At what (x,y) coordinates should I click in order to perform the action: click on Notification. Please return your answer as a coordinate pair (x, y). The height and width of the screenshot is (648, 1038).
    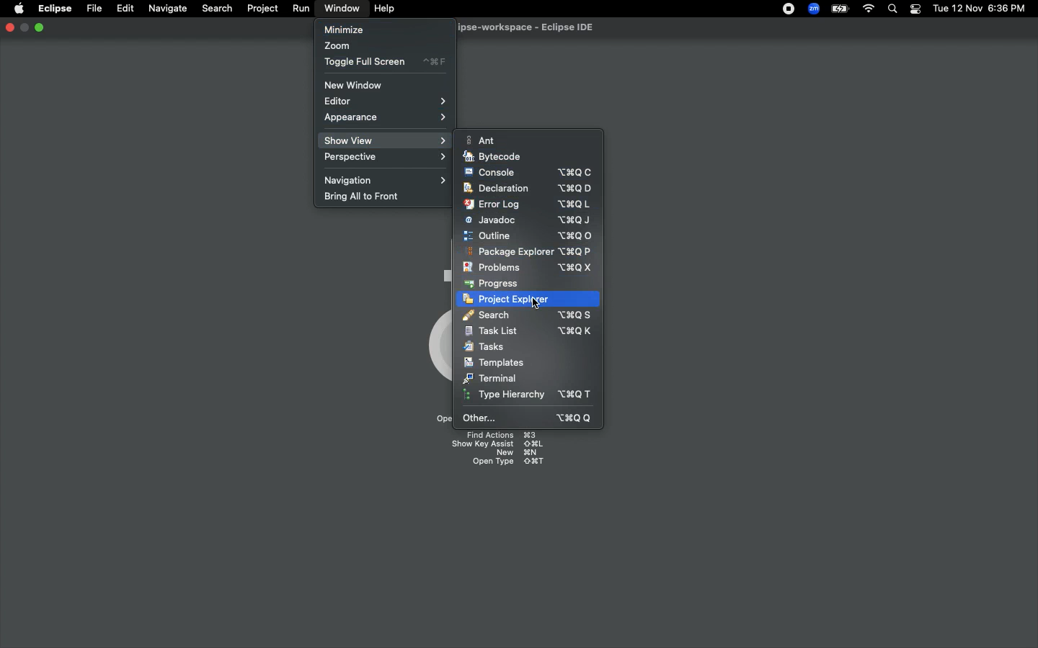
    Looking at the image, I should click on (915, 9).